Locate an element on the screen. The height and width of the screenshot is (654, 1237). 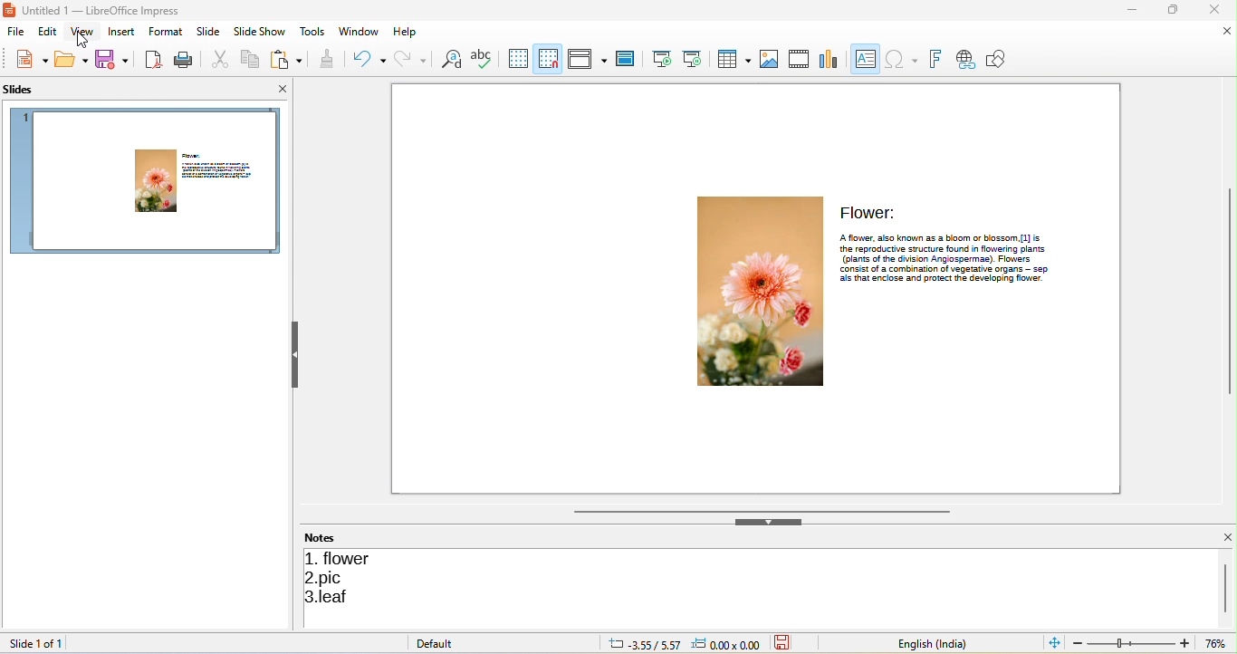
file is located at coordinates (14, 33).